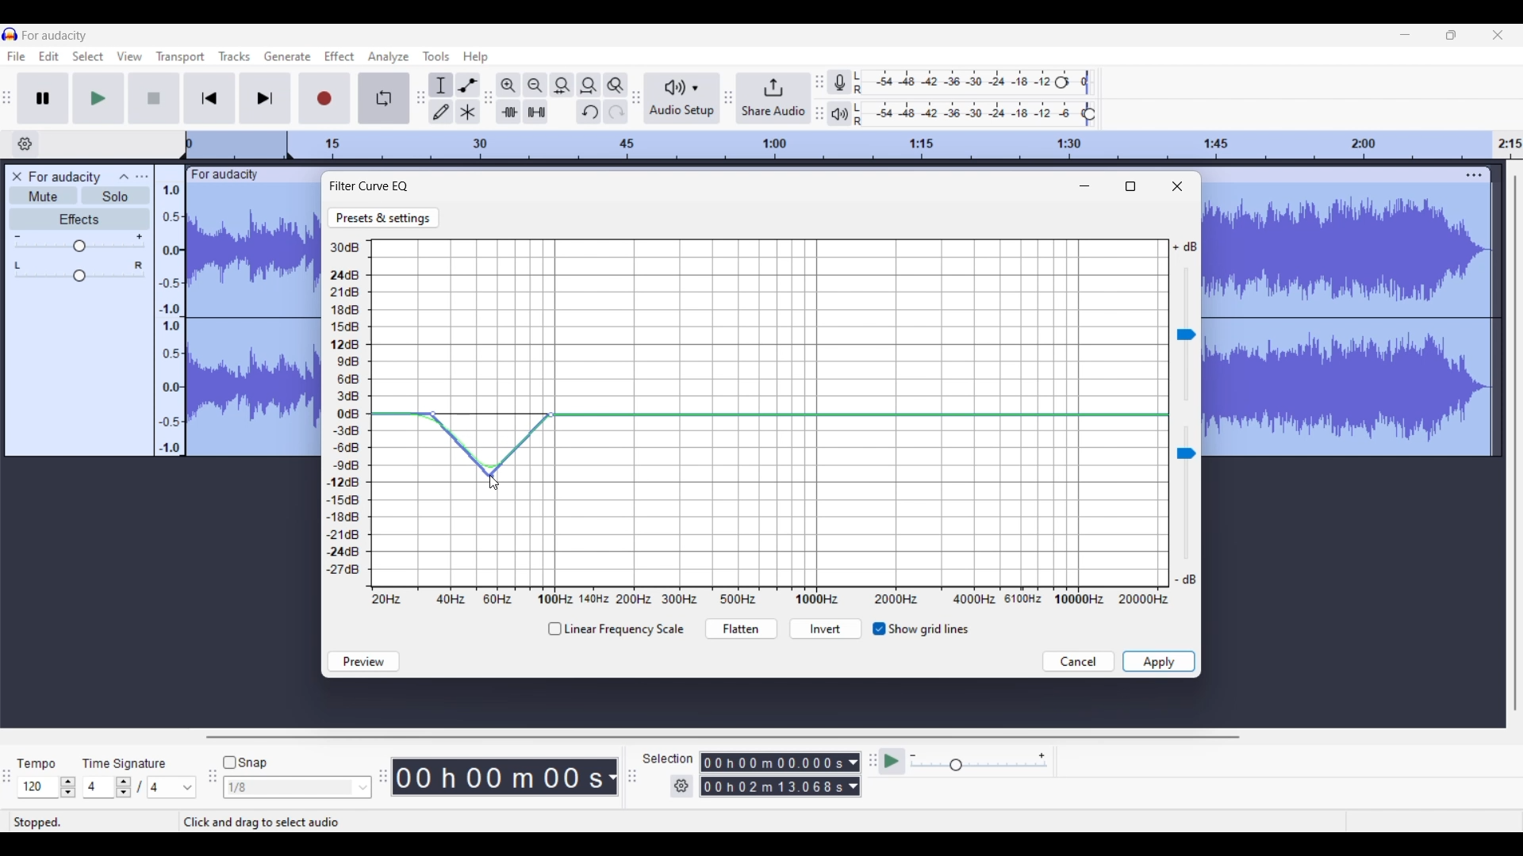  I want to click on Enable looping, so click(384, 98).